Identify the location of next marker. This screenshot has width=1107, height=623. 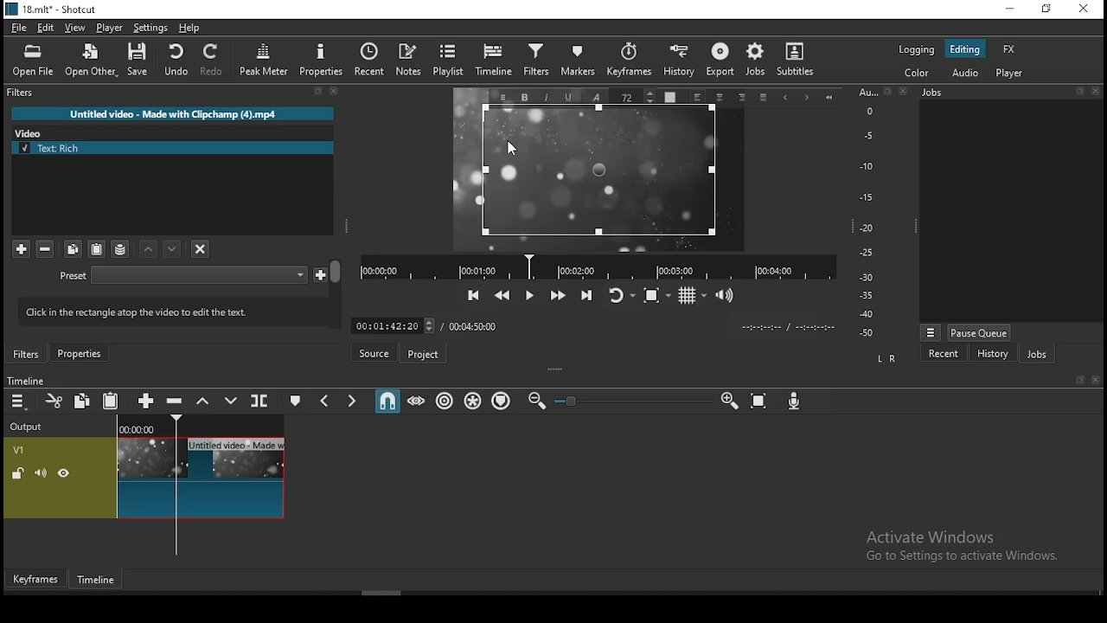
(352, 399).